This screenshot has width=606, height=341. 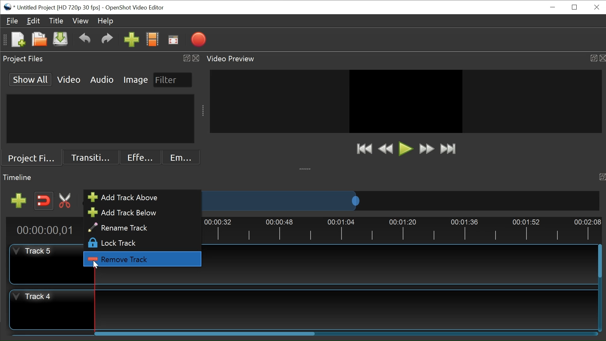 I want to click on Vertical Scroll bar, so click(x=599, y=261).